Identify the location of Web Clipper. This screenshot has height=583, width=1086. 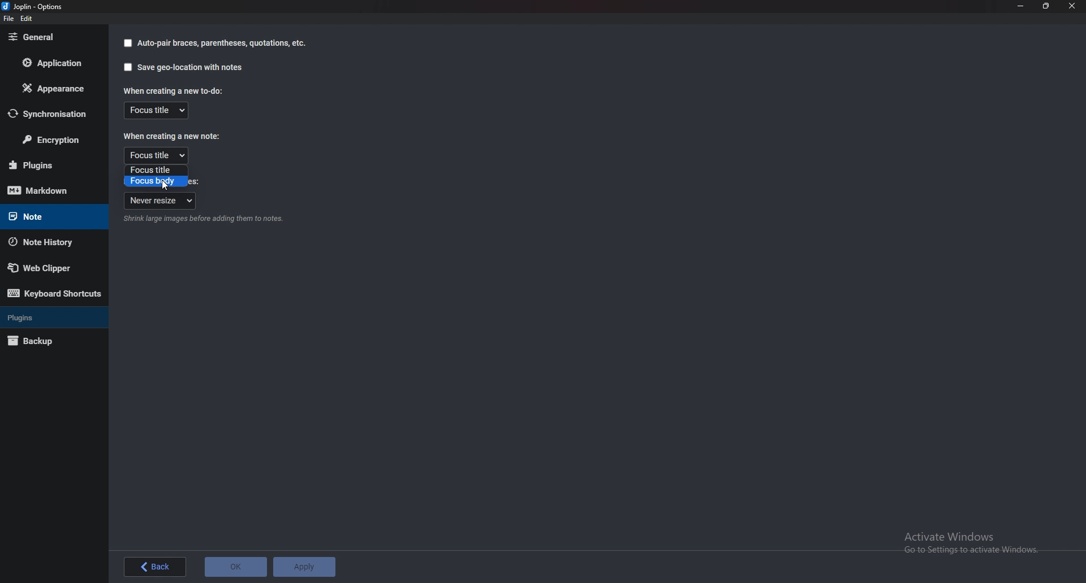
(46, 268).